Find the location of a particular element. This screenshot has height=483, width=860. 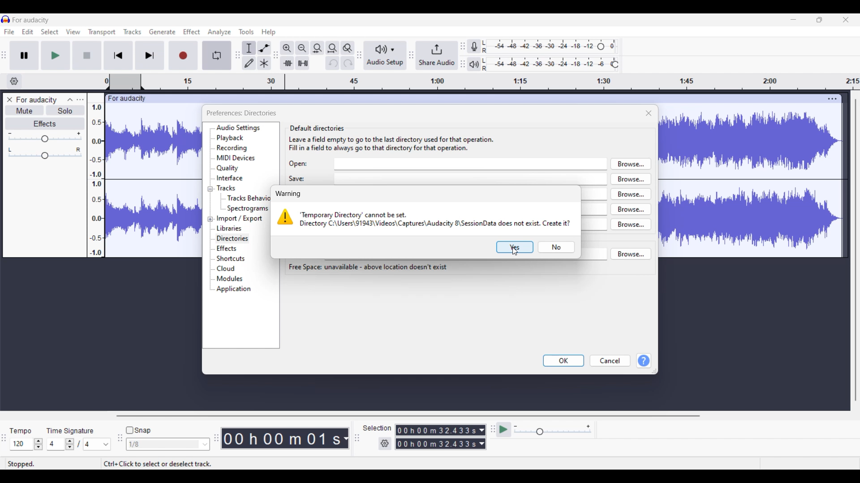

free space unavailable - above location doesn't exist is located at coordinates (368, 267).